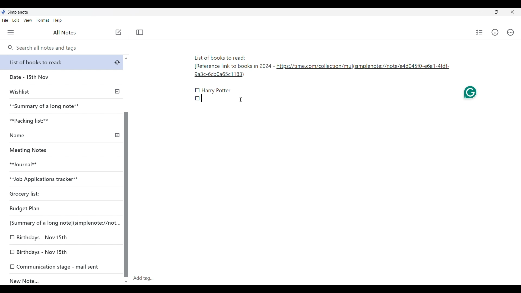 Image resolution: width=521 pixels, height=293 pixels. What do you see at coordinates (495, 32) in the screenshot?
I see `Info` at bounding box center [495, 32].